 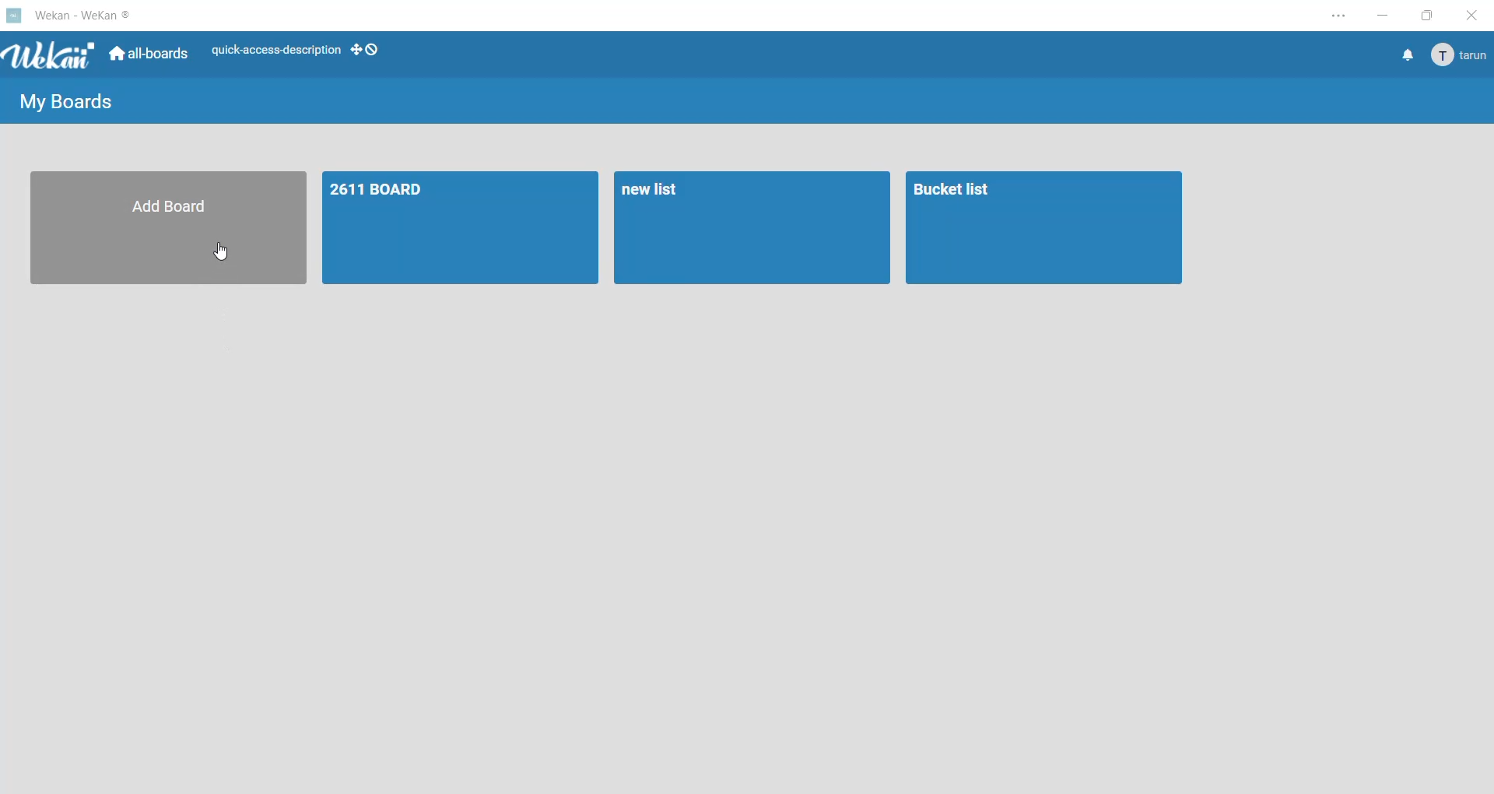 What do you see at coordinates (1476, 15) in the screenshot?
I see `close` at bounding box center [1476, 15].